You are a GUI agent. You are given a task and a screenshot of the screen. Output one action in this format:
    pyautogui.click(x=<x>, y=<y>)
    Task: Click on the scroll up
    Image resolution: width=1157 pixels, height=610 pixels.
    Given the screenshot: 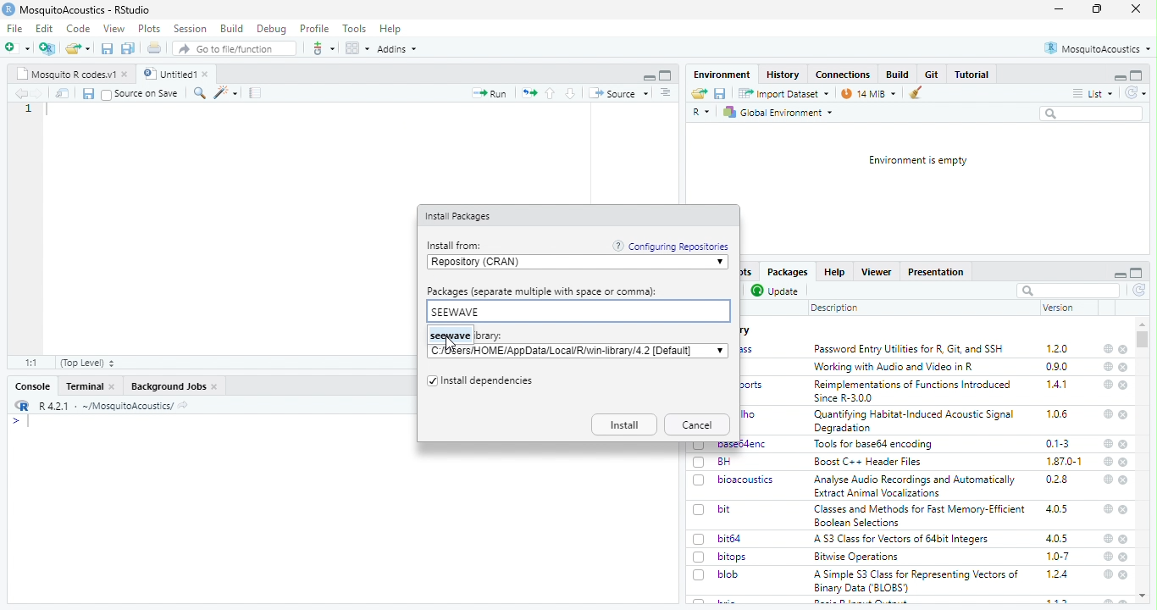 What is the action you would take?
    pyautogui.click(x=1143, y=324)
    